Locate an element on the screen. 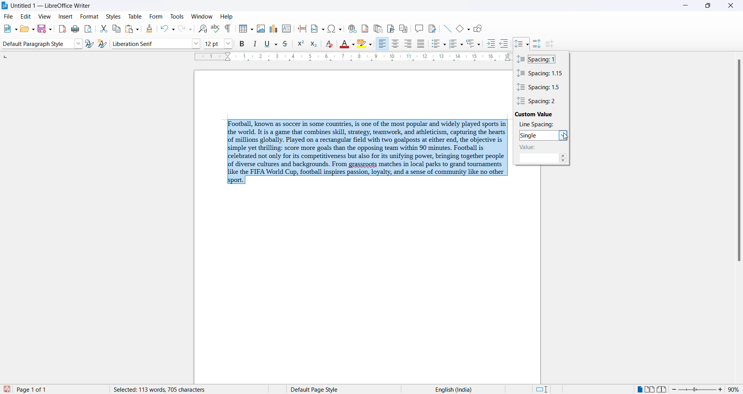  text align right is located at coordinates (382, 44).